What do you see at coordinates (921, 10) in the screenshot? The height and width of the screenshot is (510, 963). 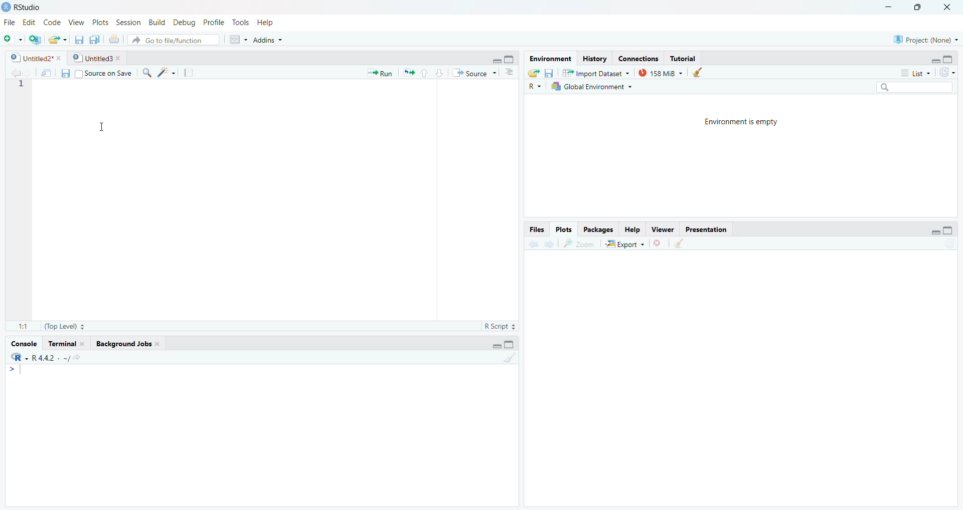 I see `Maximize` at bounding box center [921, 10].